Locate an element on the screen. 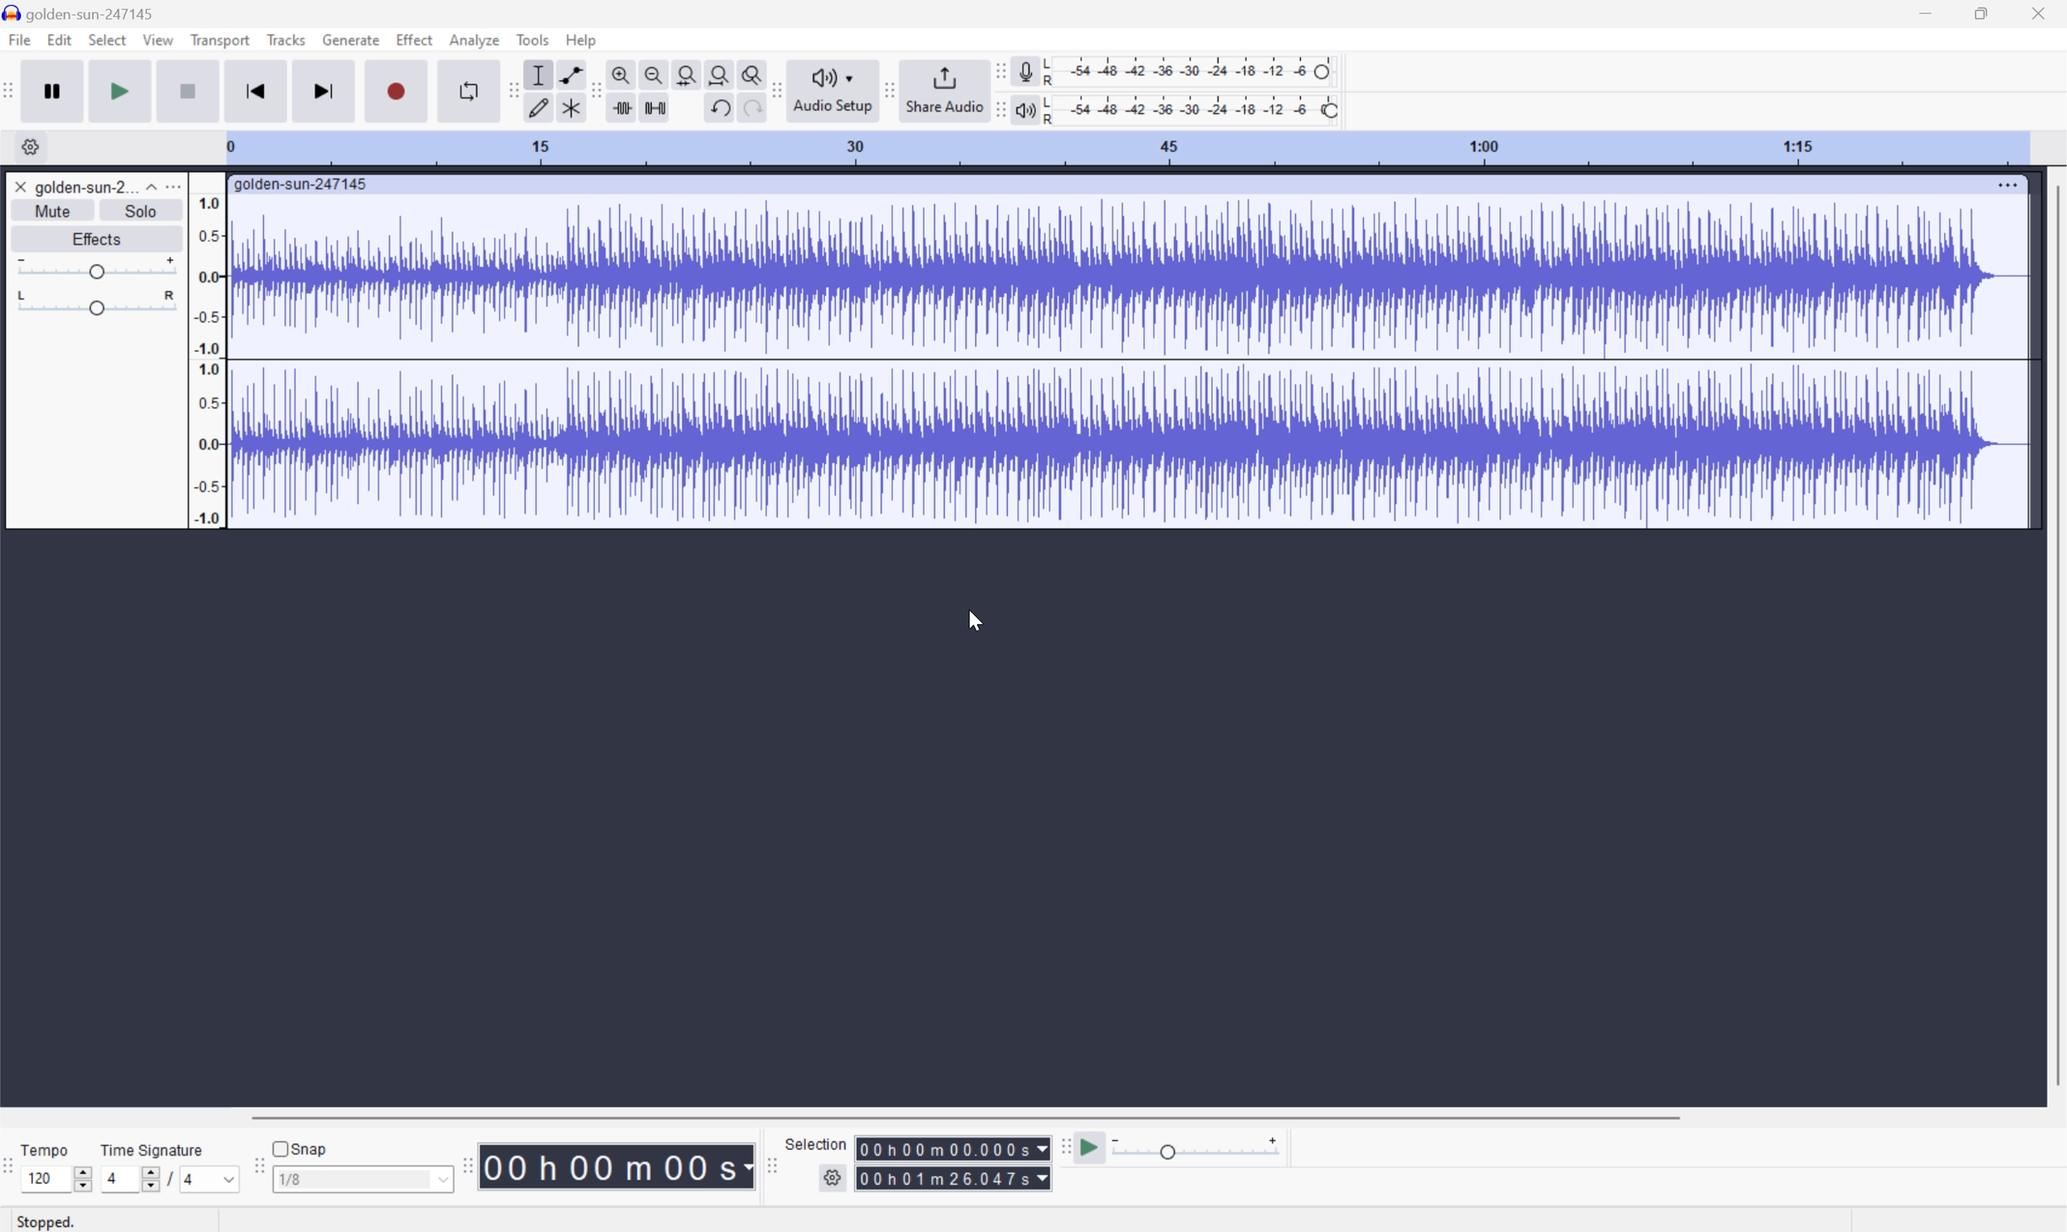  Audacity selection toolbar is located at coordinates (771, 1170).